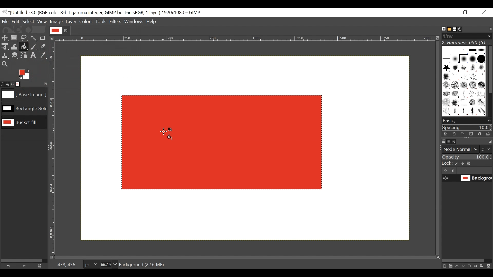 This screenshot has height=277, width=493. Describe the element at coordinates (26, 73) in the screenshot. I see `Active Foreground color` at that location.